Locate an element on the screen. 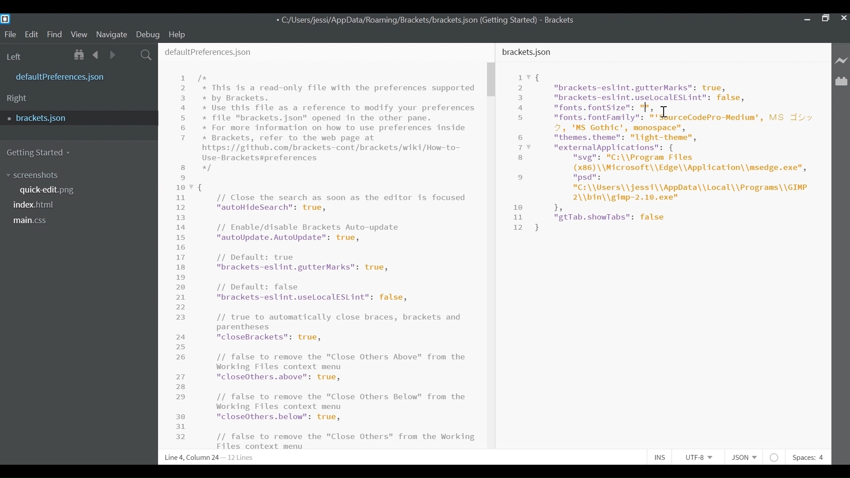  quick-edit.png File is located at coordinates (49, 190).